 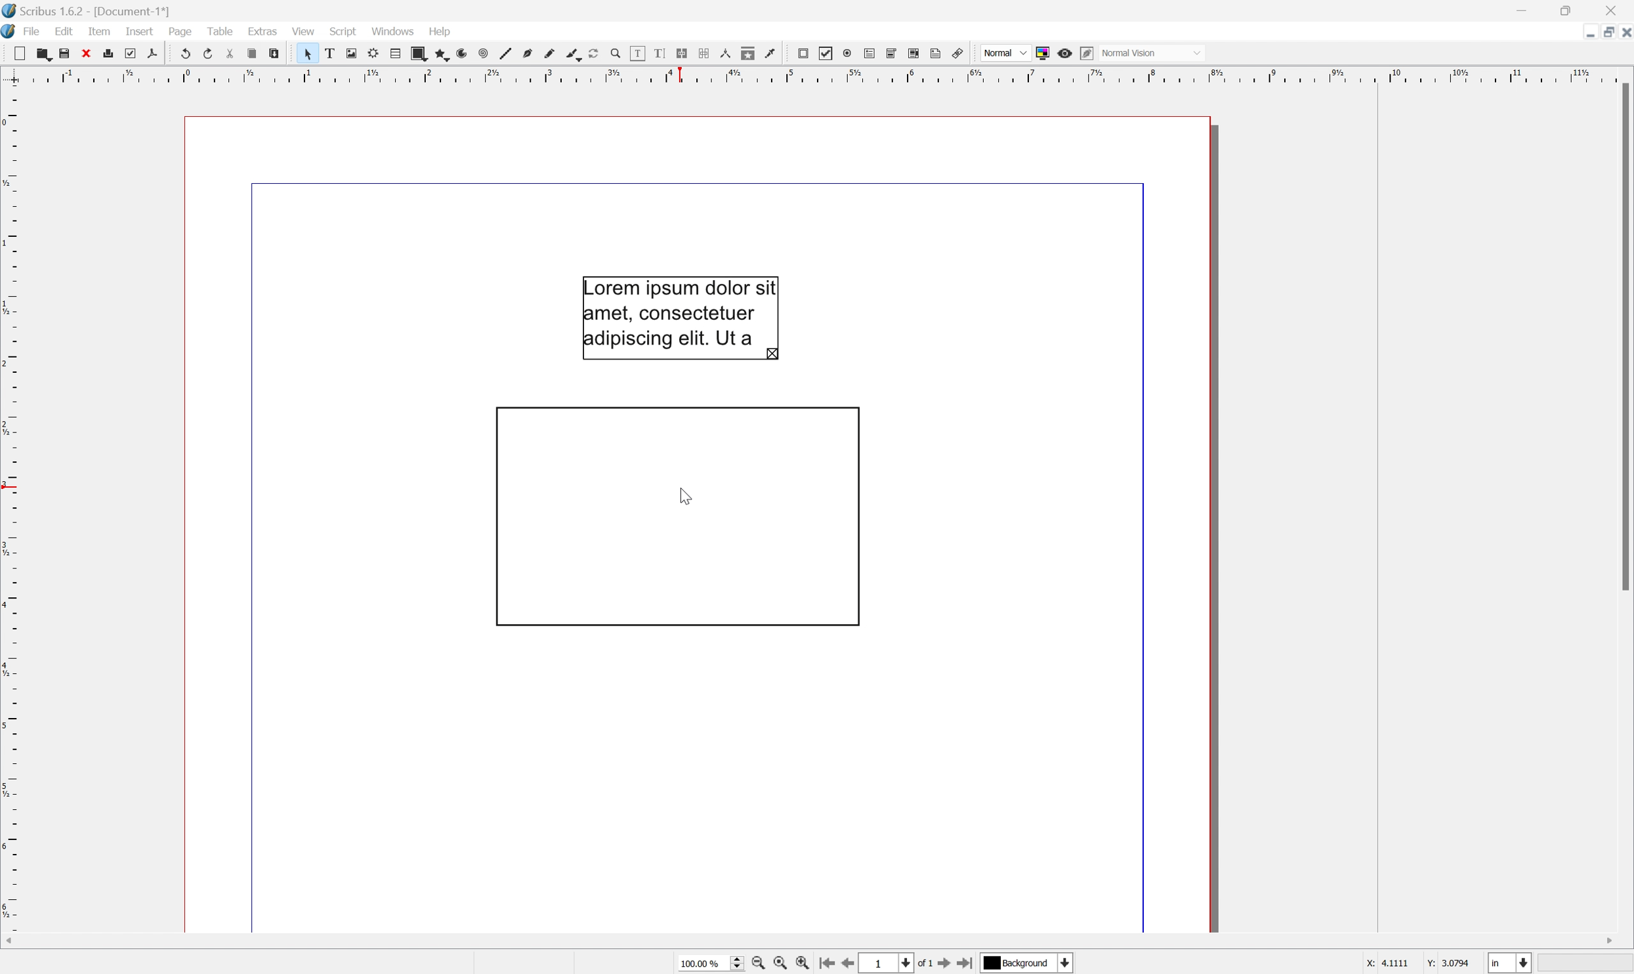 I want to click on Copy item properties, so click(x=749, y=53).